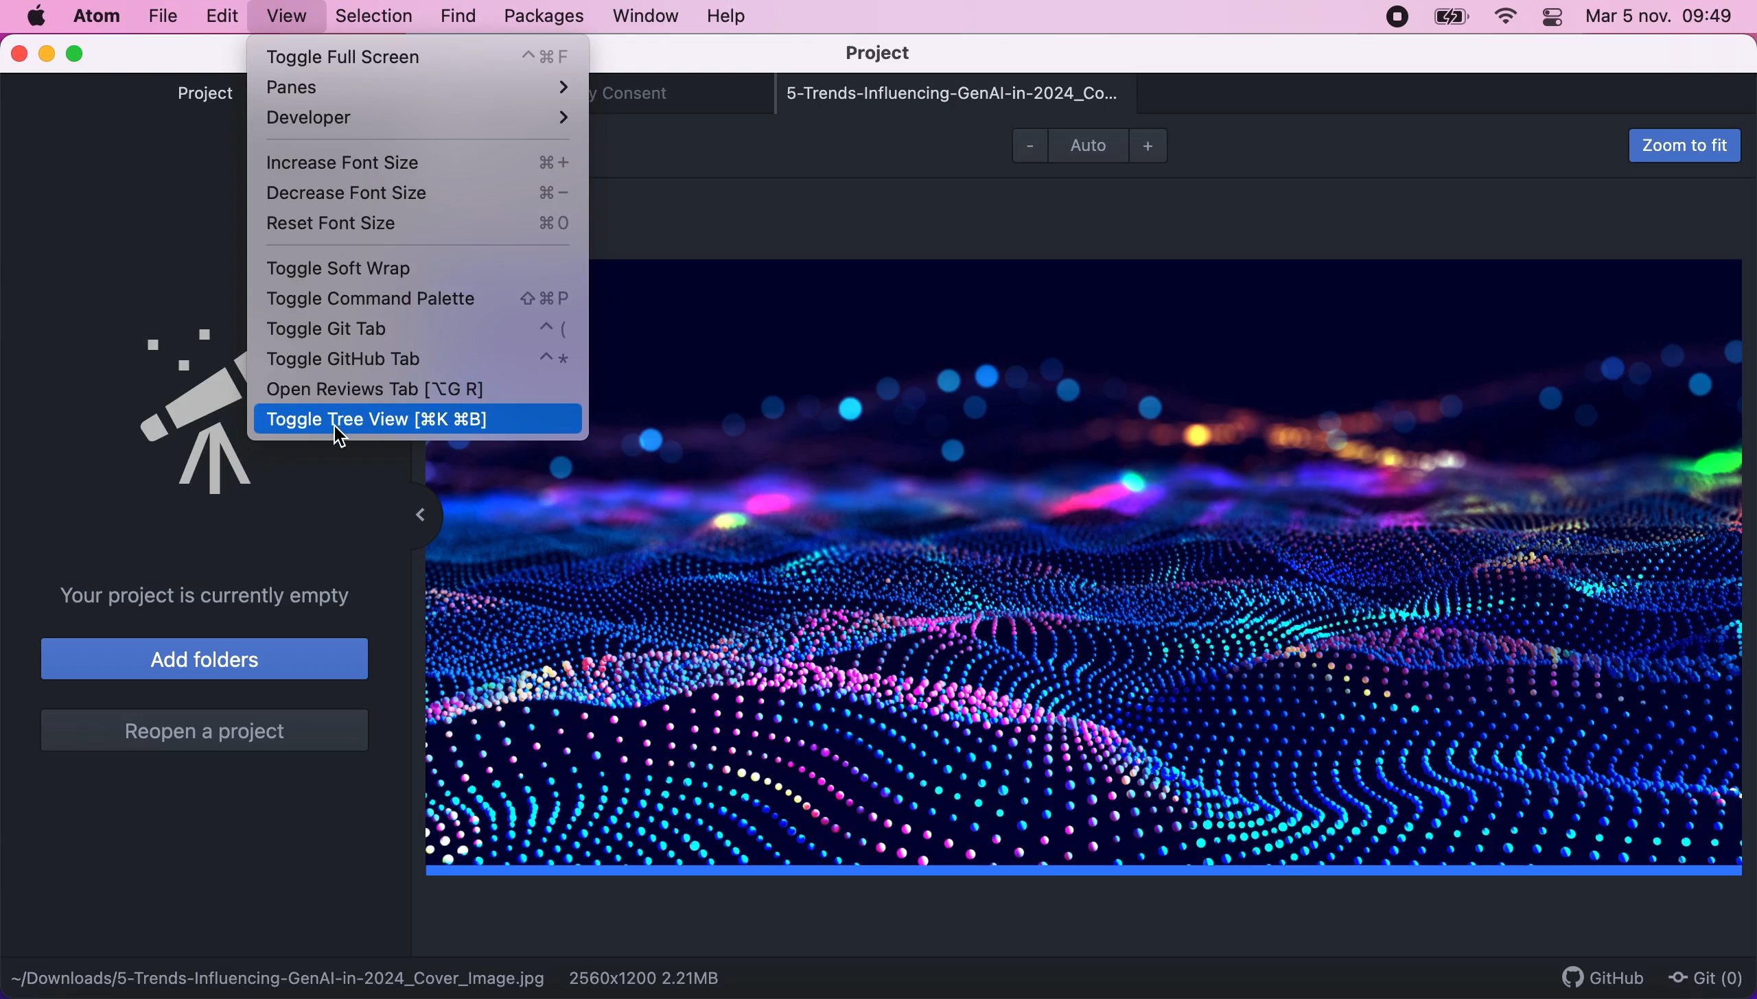 The height and width of the screenshot is (999, 1757). Describe the element at coordinates (340, 436) in the screenshot. I see `cursor` at that location.